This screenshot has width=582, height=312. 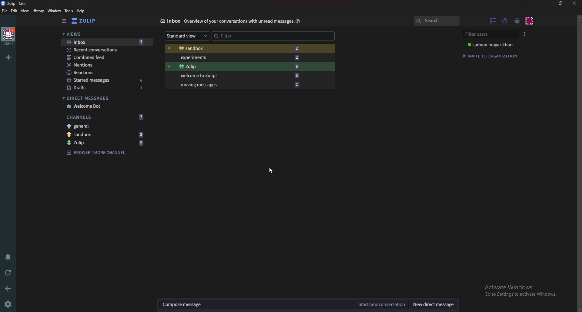 I want to click on Mentions, so click(x=105, y=65).